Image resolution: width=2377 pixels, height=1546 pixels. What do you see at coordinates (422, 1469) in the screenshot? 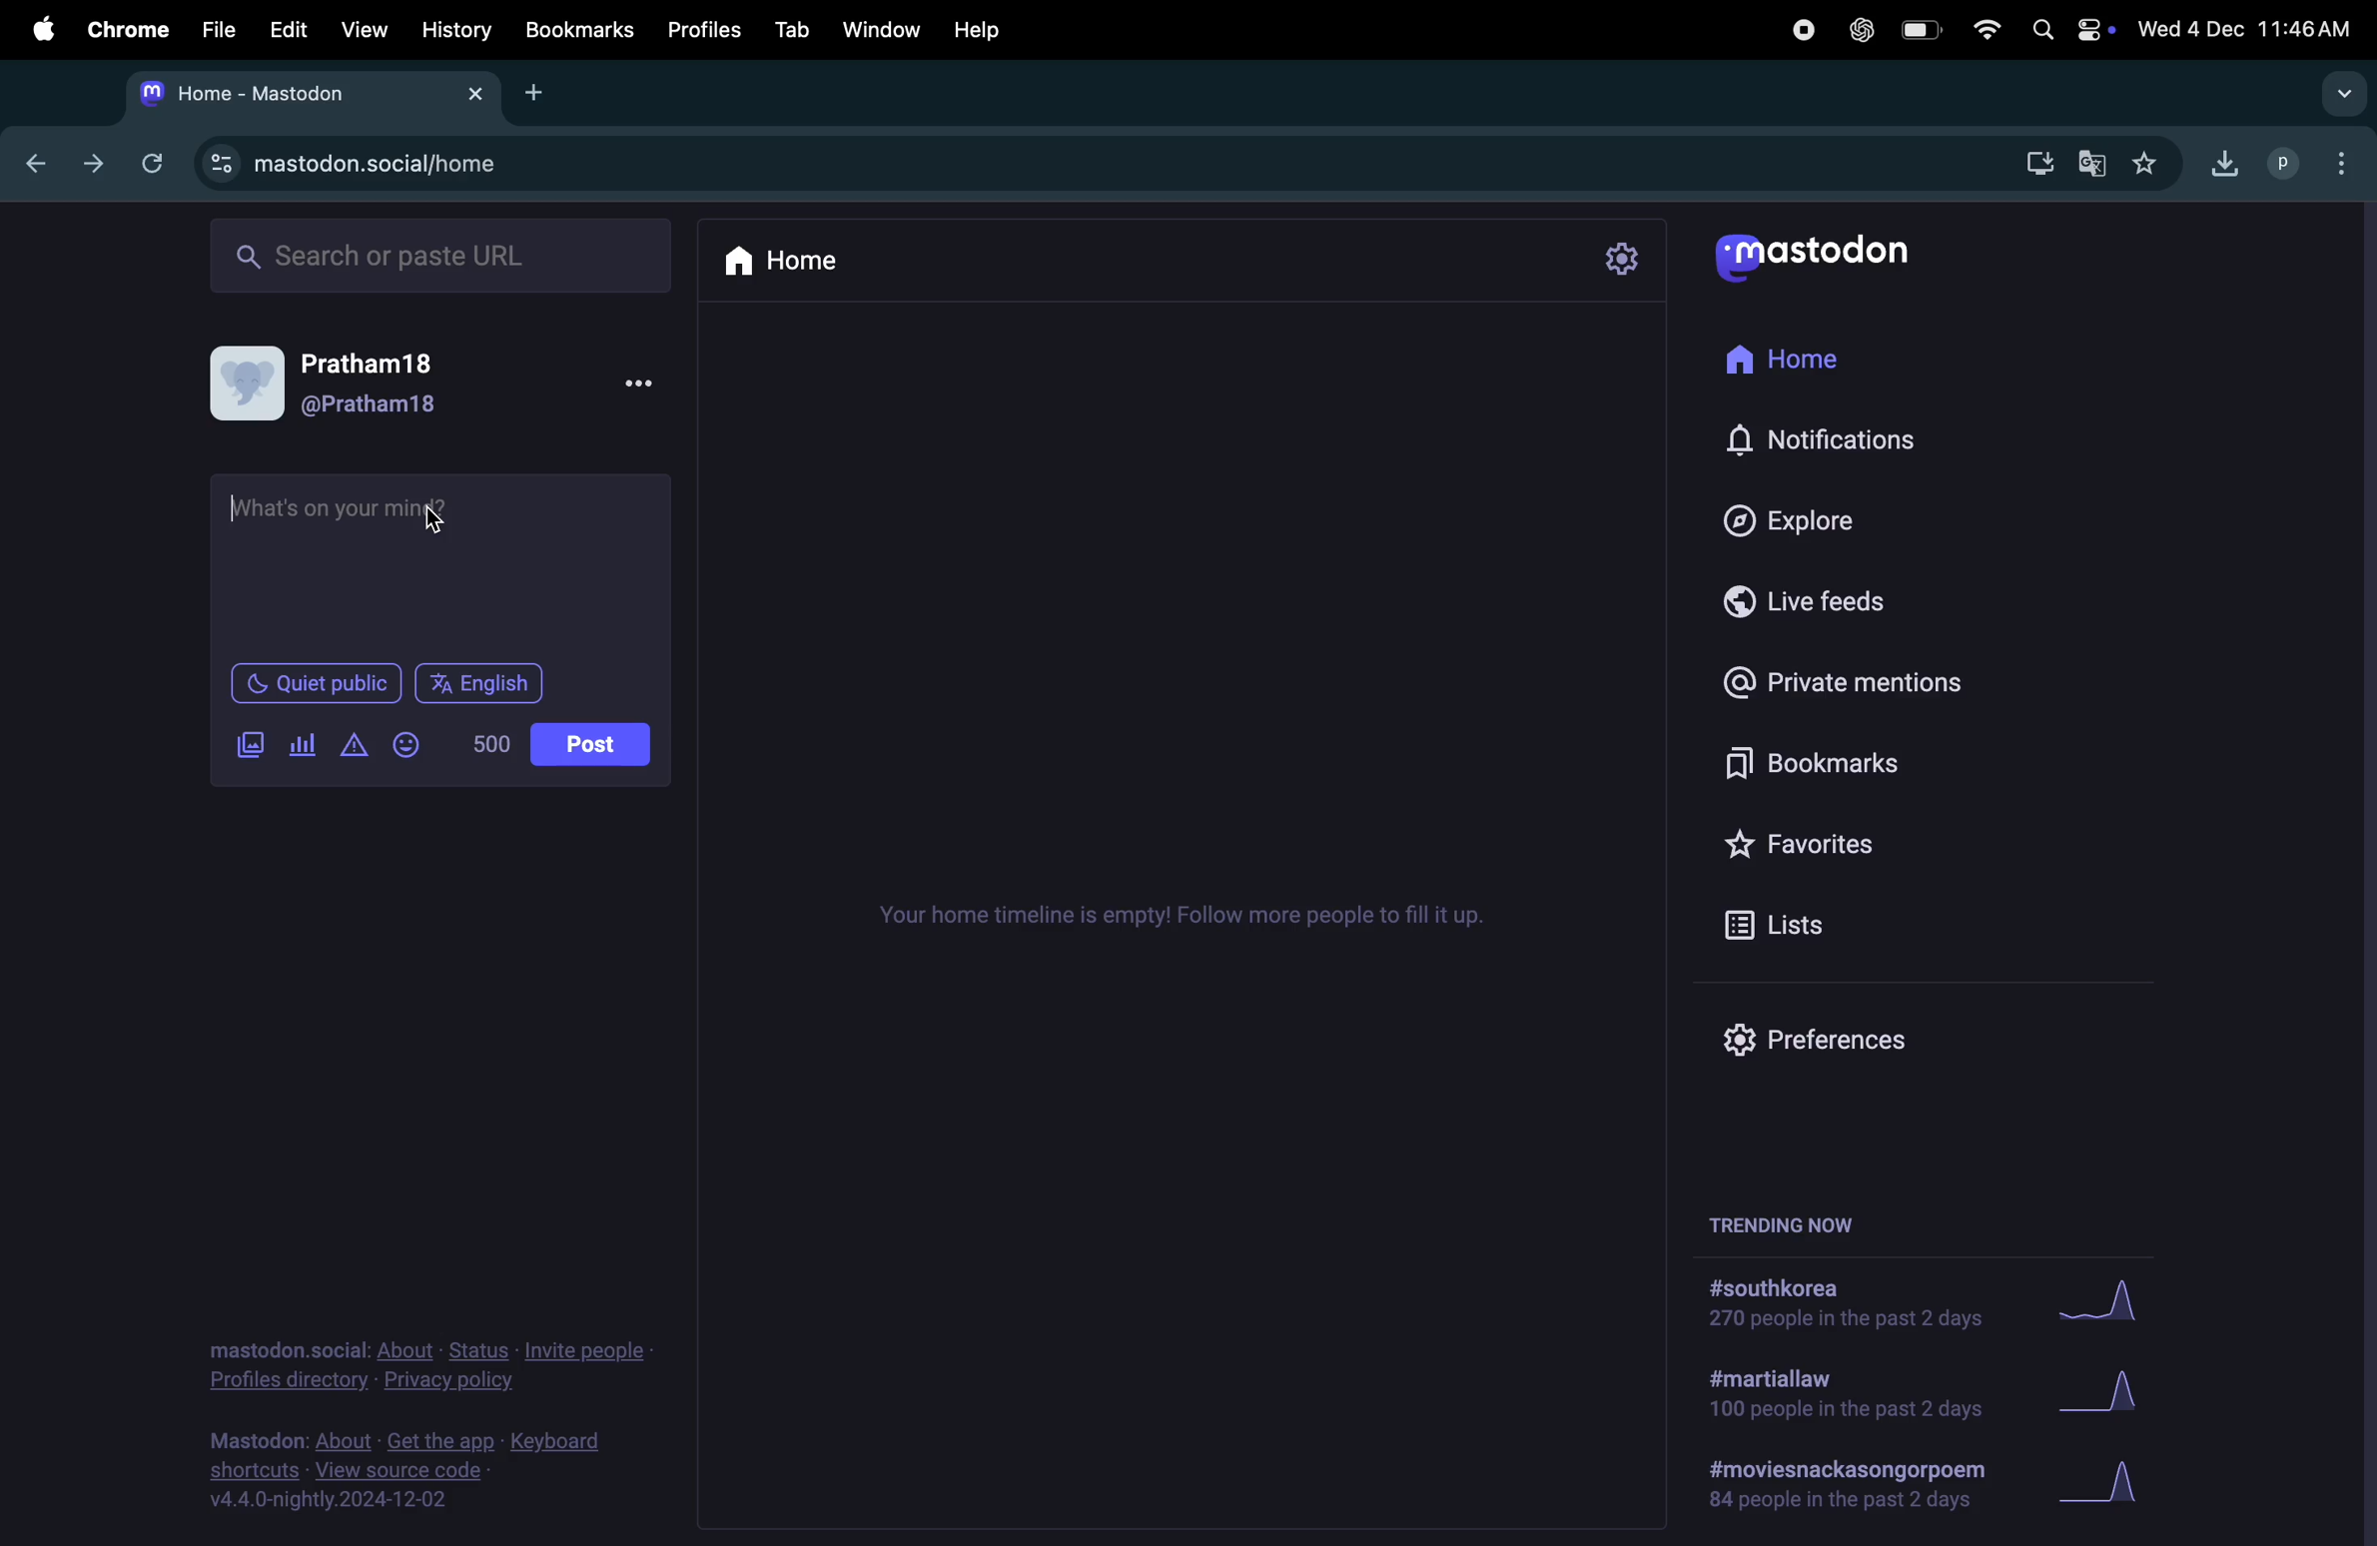
I see `source code` at bounding box center [422, 1469].